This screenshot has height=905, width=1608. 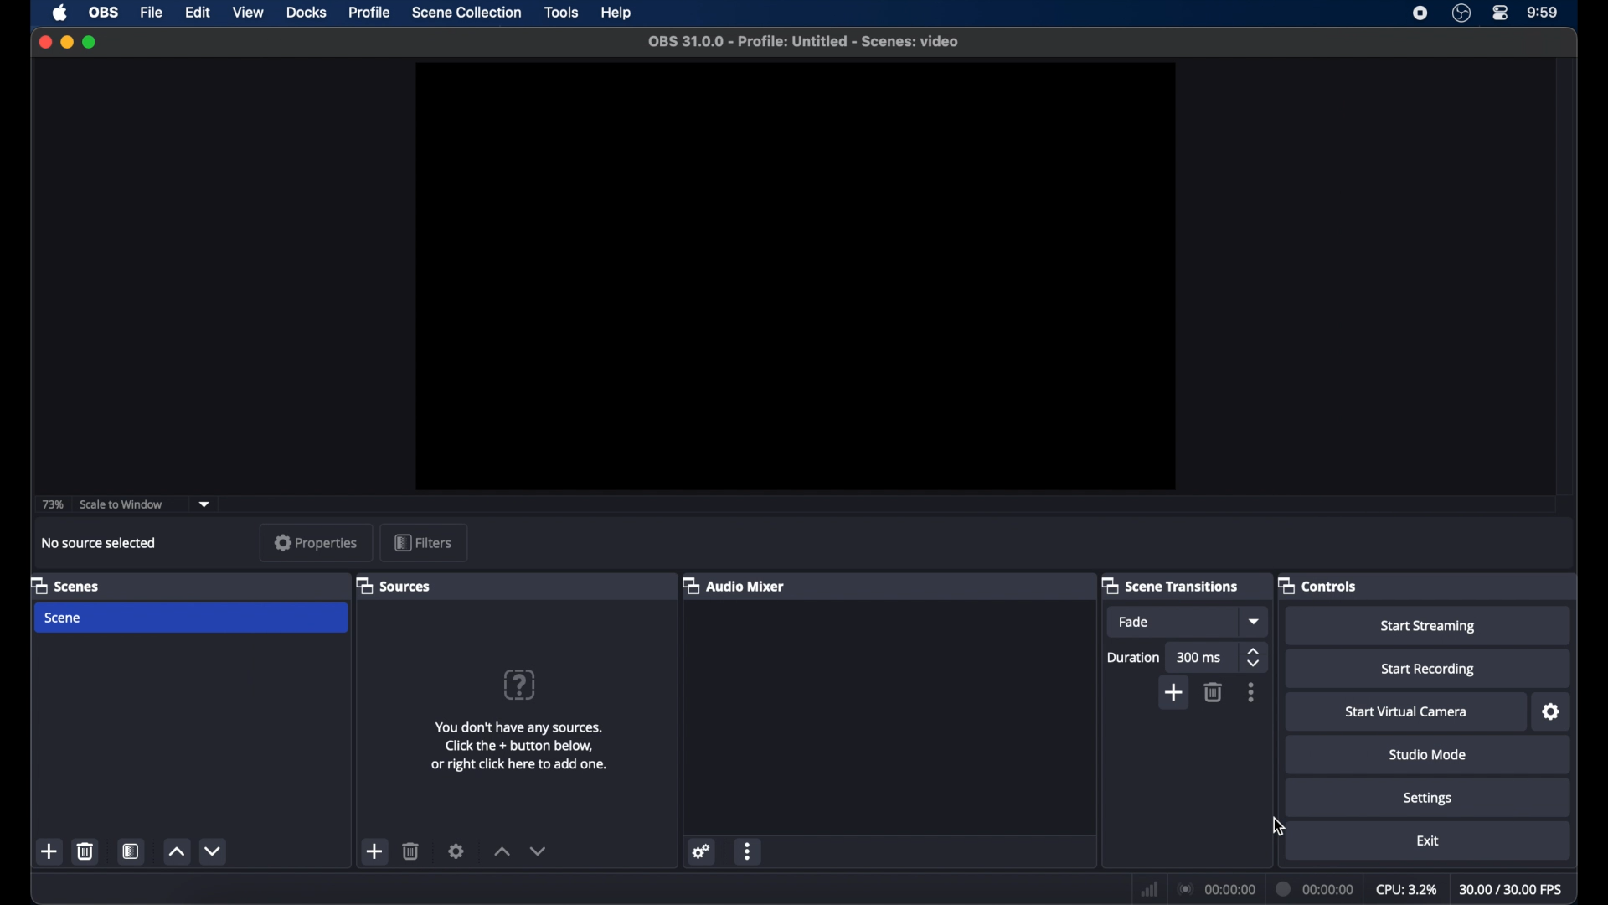 I want to click on 300 ms, so click(x=1199, y=659).